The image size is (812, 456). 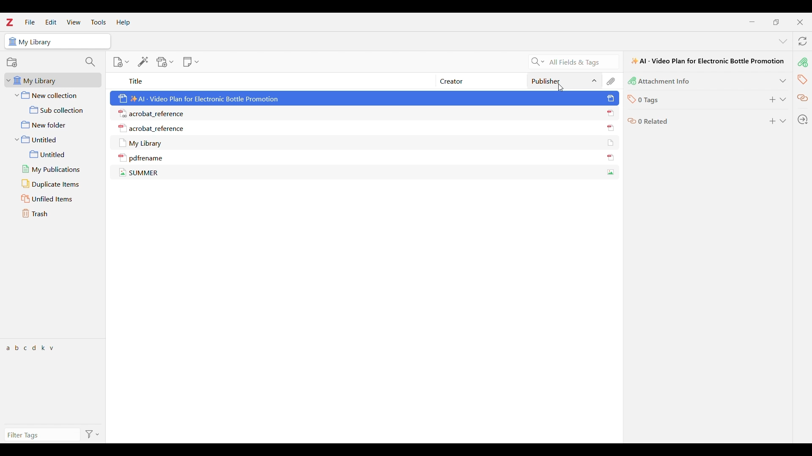 What do you see at coordinates (198, 98) in the screenshot?
I see `Al - Video Plan for Electronic Bottle Promotion` at bounding box center [198, 98].